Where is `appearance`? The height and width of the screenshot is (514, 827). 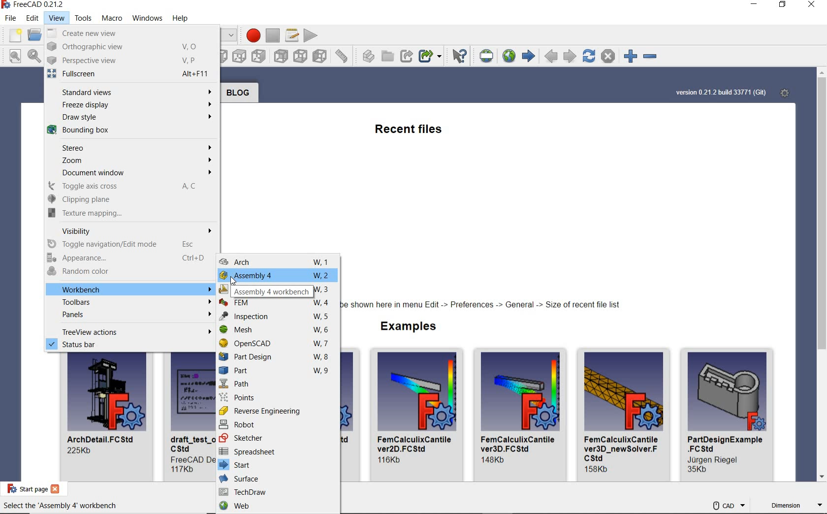
appearance is located at coordinates (130, 258).